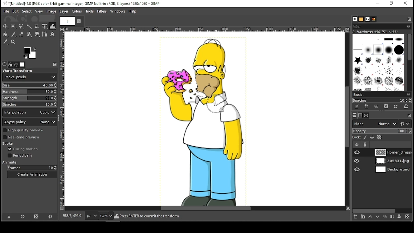 This screenshot has height=233, width=414. I want to click on rectangular select tool, so click(14, 26).